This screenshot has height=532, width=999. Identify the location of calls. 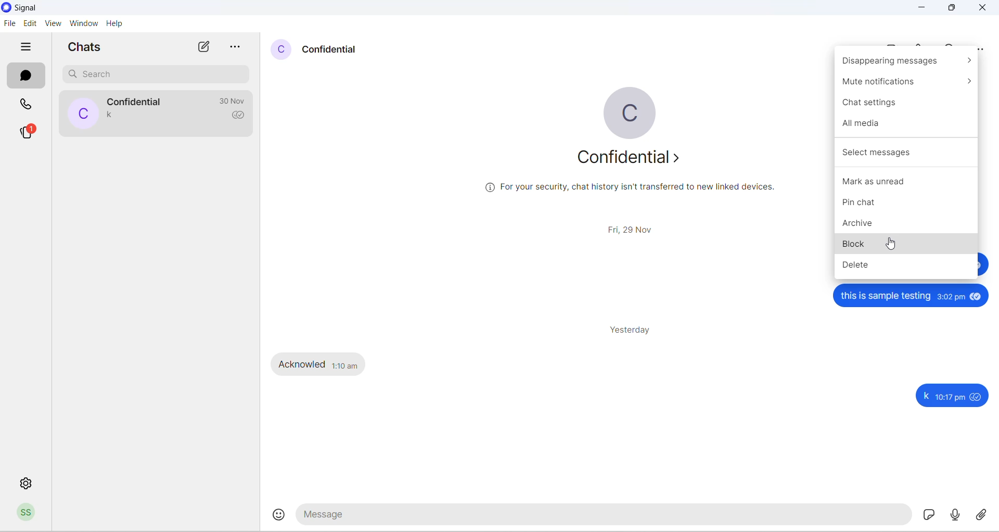
(29, 103).